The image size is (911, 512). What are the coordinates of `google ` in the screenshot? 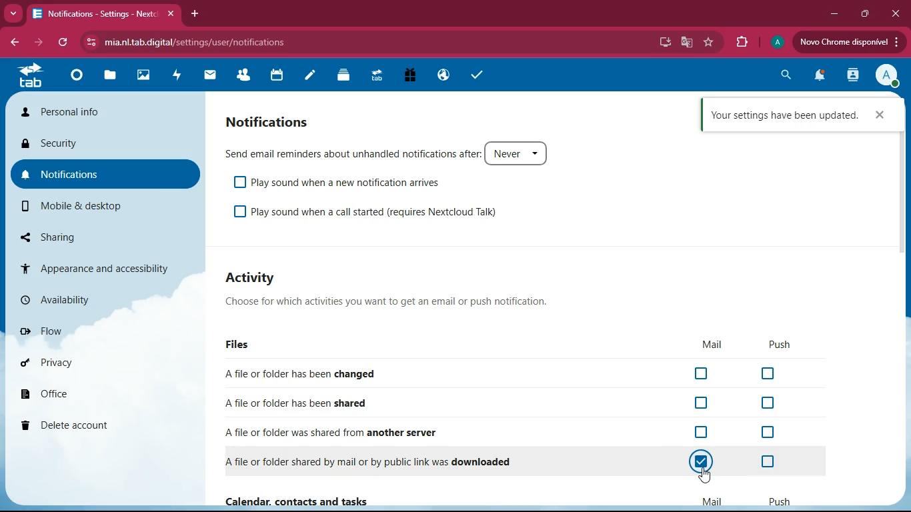 It's located at (684, 43).